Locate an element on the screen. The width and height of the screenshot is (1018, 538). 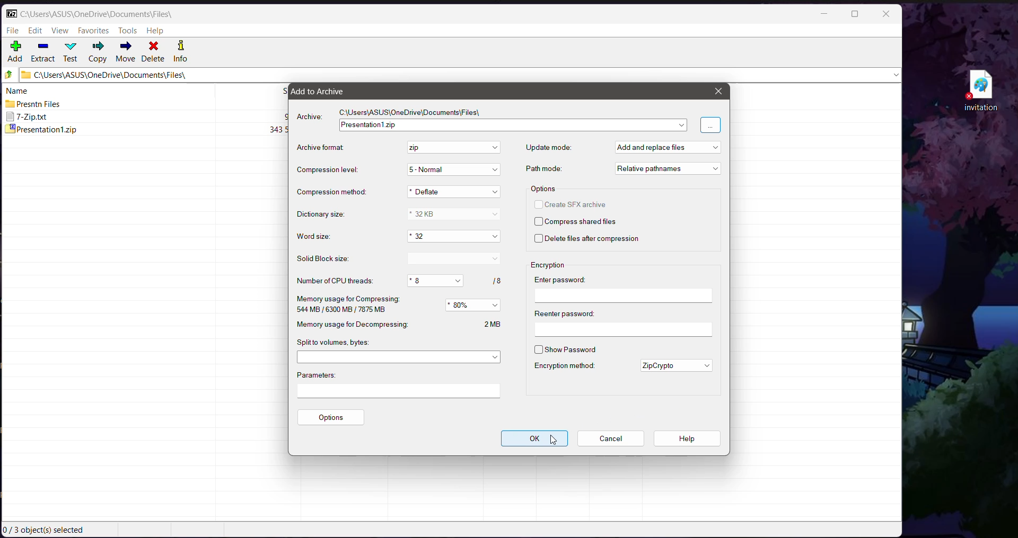
Set the Dictionary size is located at coordinates (454, 213).